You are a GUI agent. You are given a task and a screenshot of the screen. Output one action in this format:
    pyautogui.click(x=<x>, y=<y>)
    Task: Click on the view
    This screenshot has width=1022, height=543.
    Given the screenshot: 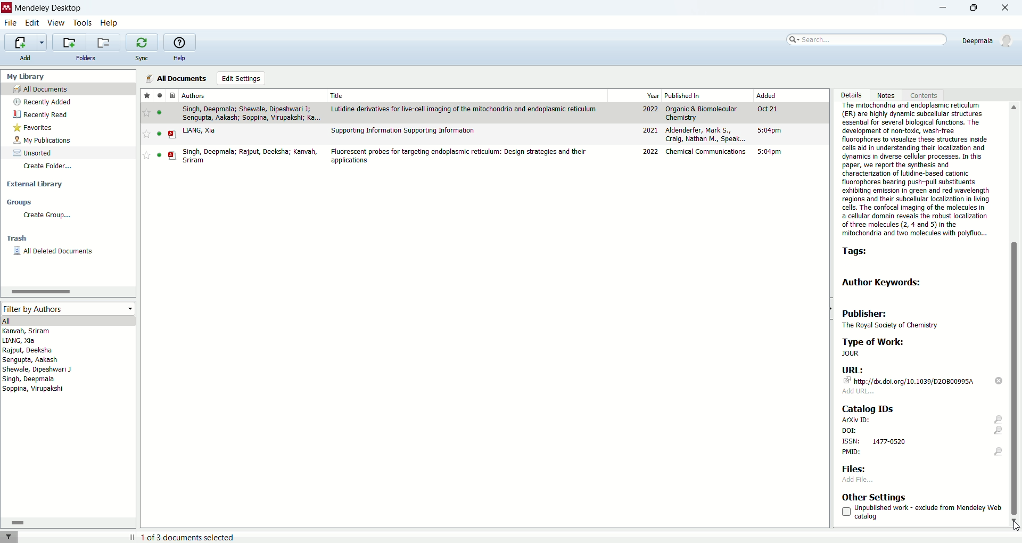 What is the action you would take?
    pyautogui.click(x=55, y=23)
    